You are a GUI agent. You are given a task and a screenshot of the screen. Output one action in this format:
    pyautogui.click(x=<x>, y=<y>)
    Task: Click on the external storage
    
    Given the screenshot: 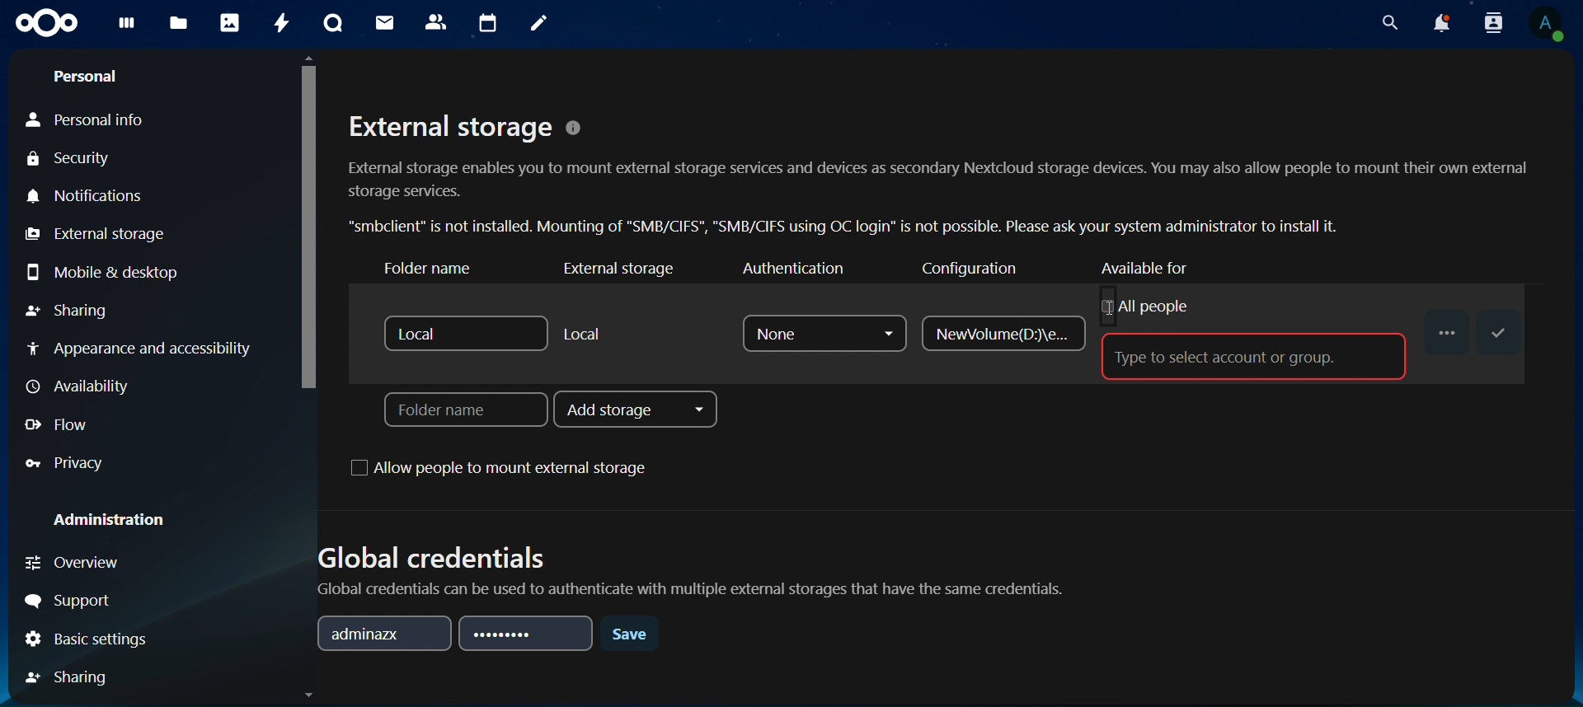 What is the action you would take?
    pyautogui.click(x=94, y=234)
    